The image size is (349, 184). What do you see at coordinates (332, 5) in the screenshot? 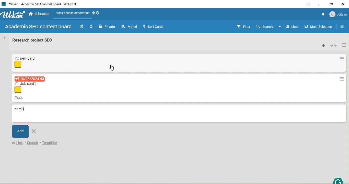
I see `maximize` at bounding box center [332, 5].